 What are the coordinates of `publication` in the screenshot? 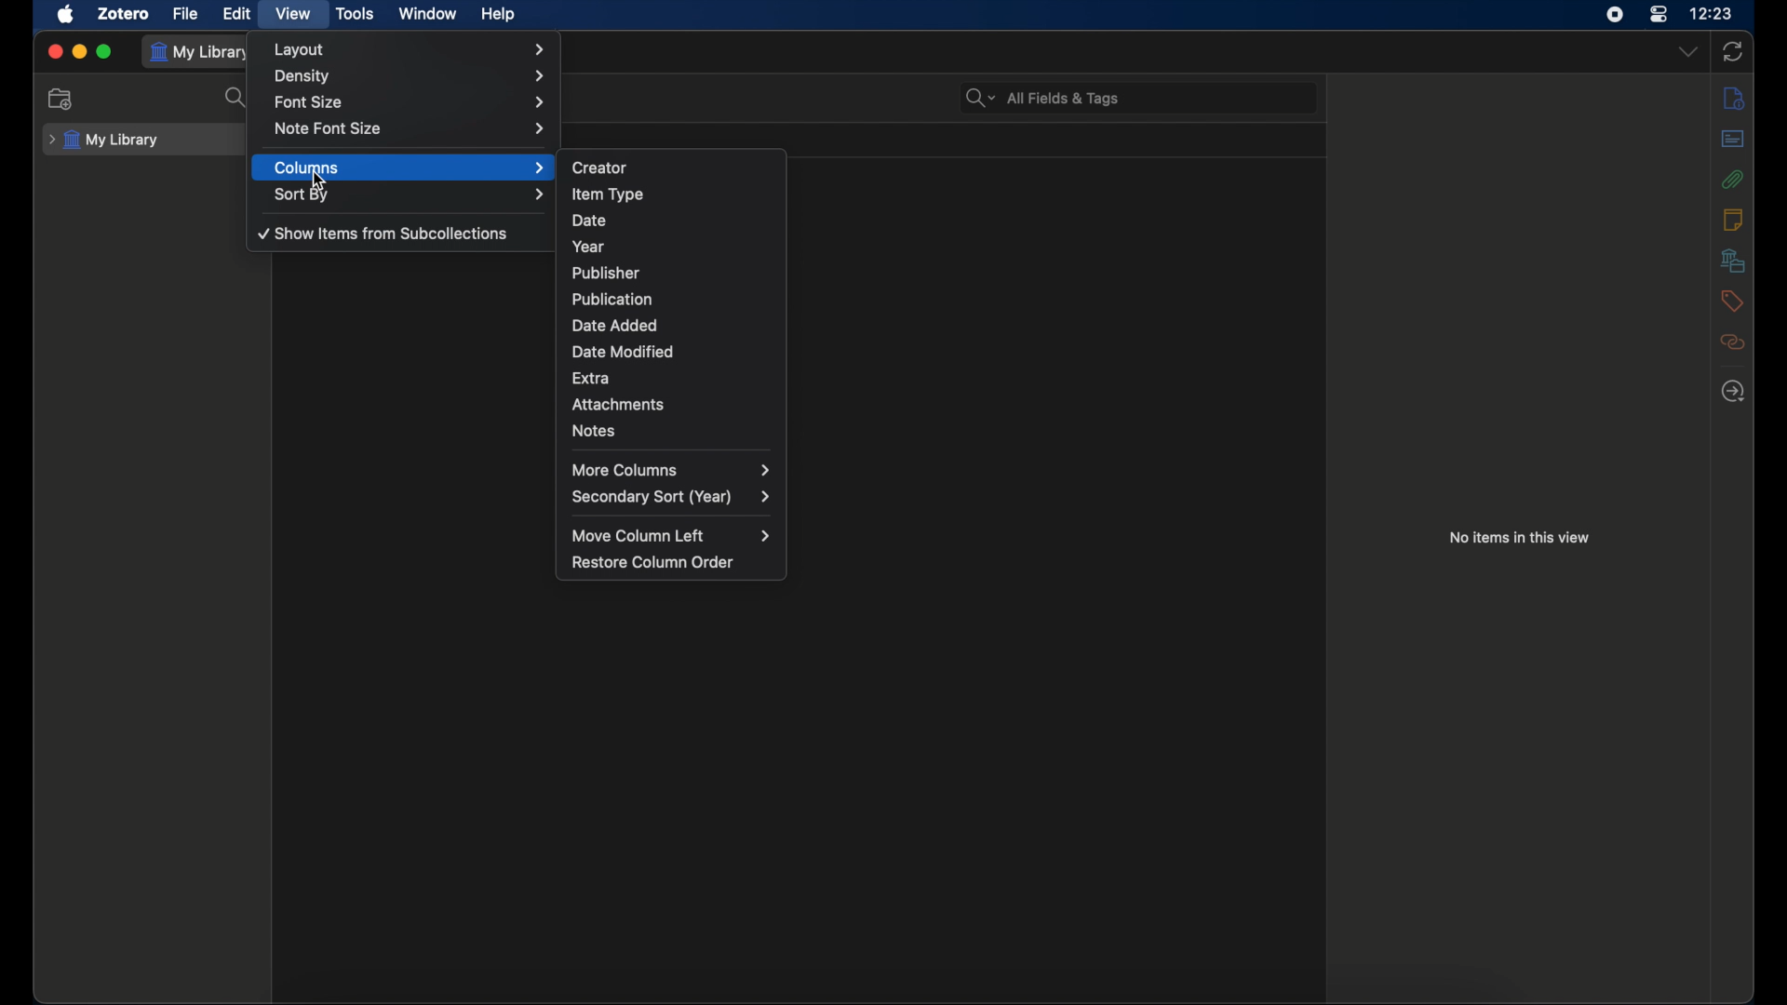 It's located at (612, 298).